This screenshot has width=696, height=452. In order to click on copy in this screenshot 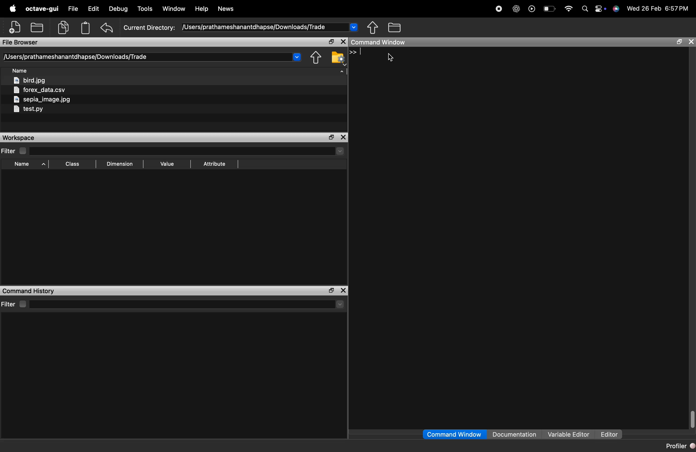, I will do `click(63, 27)`.